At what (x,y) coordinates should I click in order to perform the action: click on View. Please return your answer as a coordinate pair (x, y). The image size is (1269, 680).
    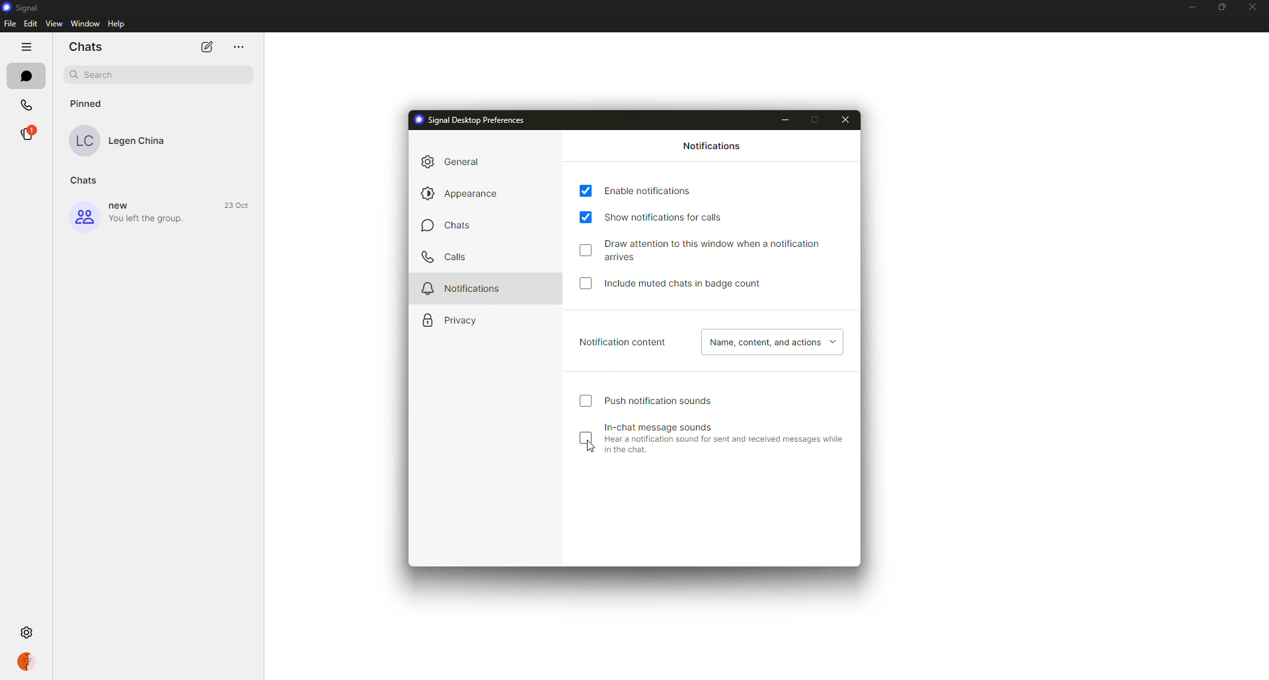
    Looking at the image, I should click on (54, 22).